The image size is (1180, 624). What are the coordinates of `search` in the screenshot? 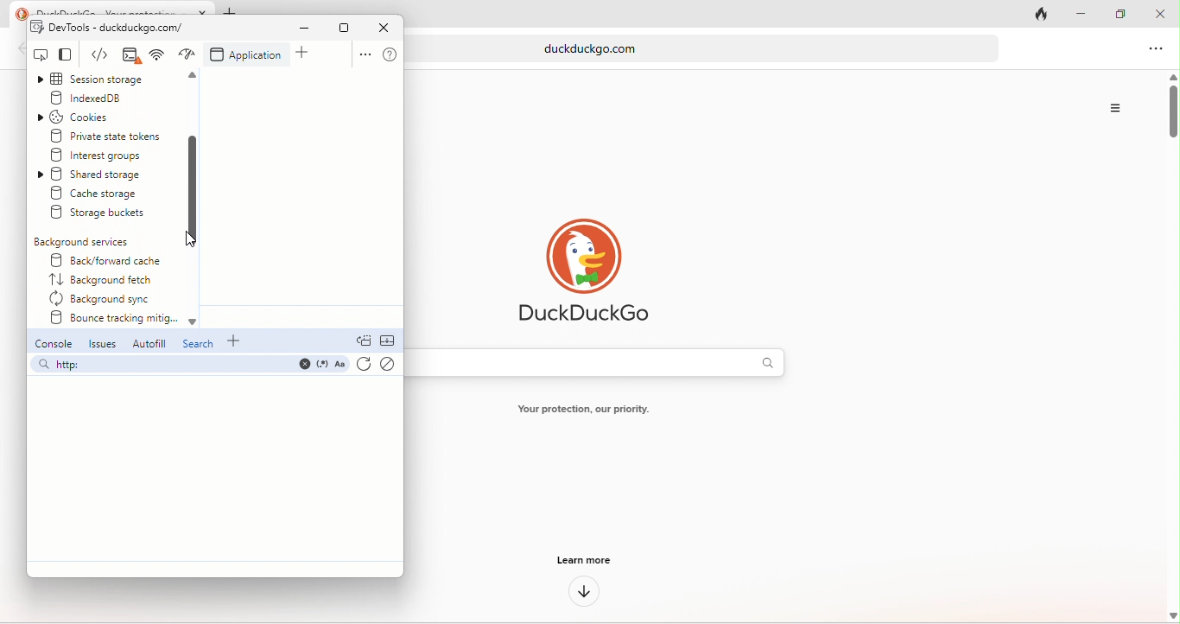 It's located at (198, 346).